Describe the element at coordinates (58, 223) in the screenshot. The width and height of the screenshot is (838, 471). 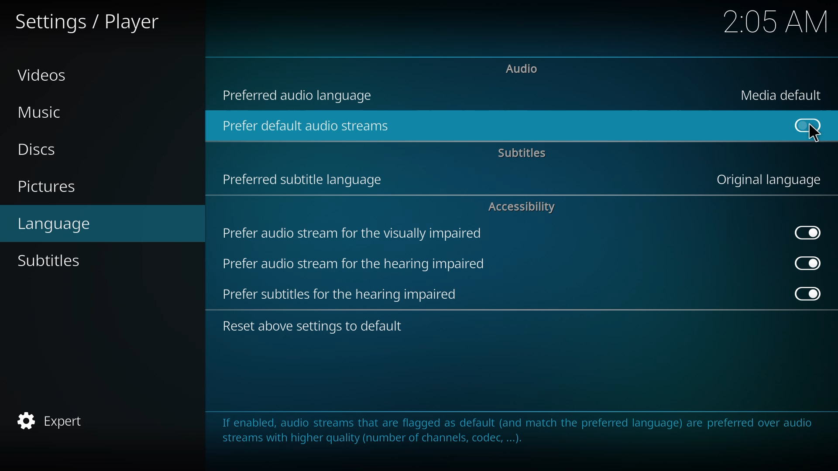
I see `language` at that location.